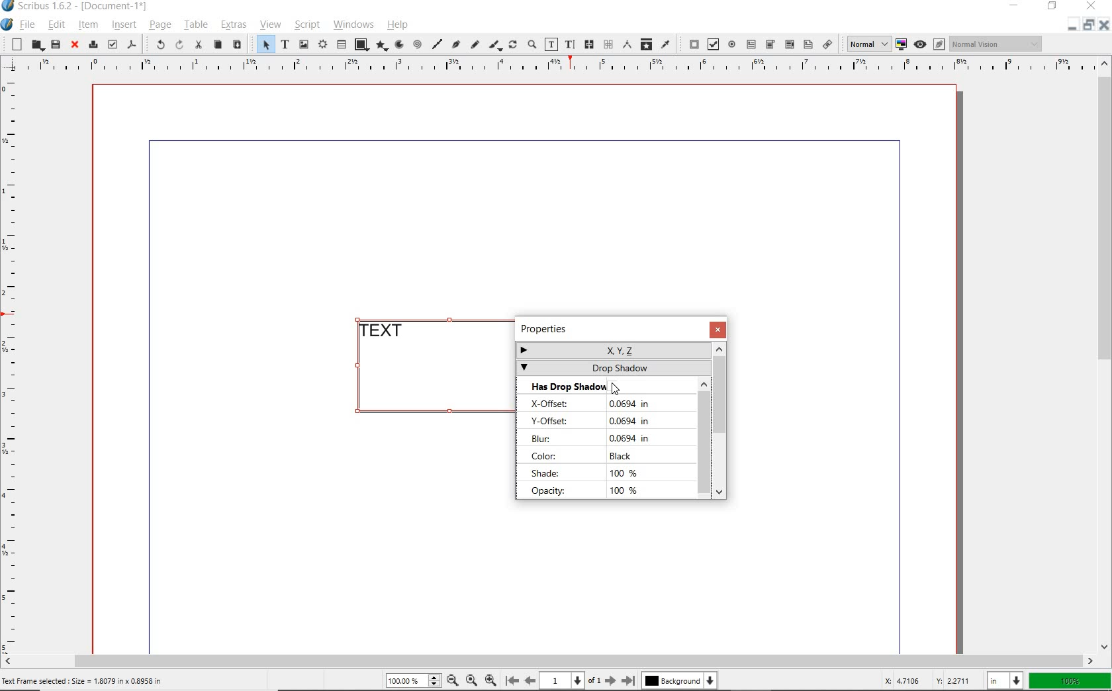  What do you see at coordinates (829, 45) in the screenshot?
I see `link annotation` at bounding box center [829, 45].